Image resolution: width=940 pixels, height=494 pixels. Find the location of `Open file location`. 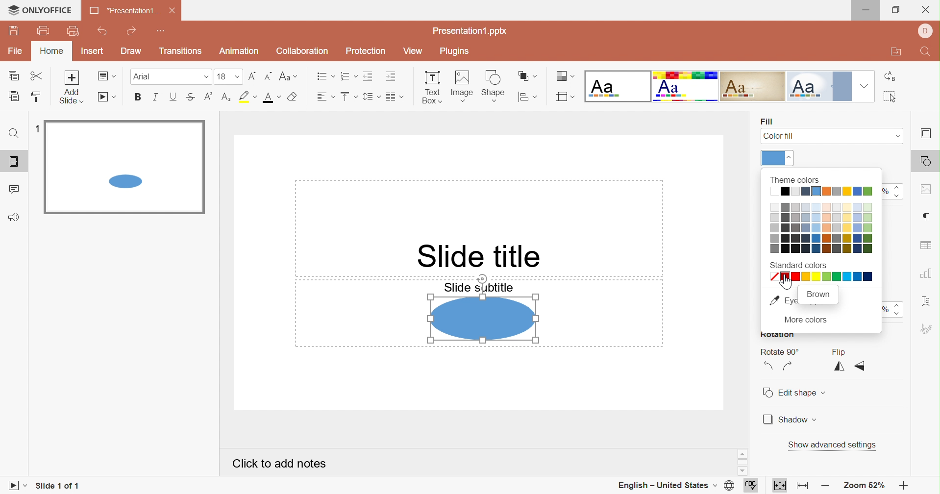

Open file location is located at coordinates (895, 52).